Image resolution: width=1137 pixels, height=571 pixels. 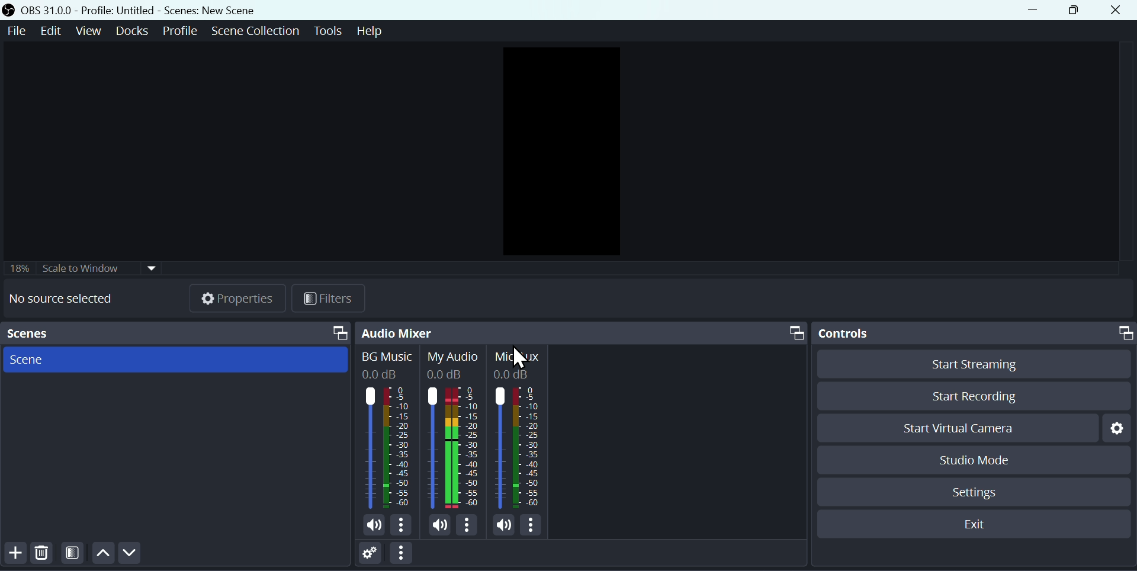 I want to click on Filters, so click(x=330, y=299).